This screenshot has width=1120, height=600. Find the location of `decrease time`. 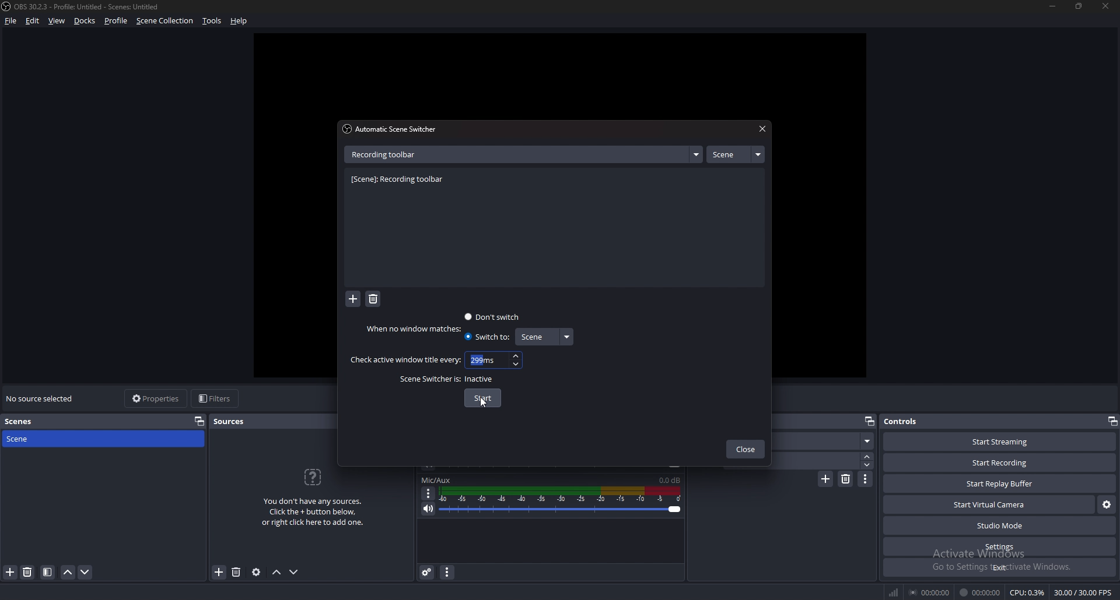

decrease time is located at coordinates (517, 363).